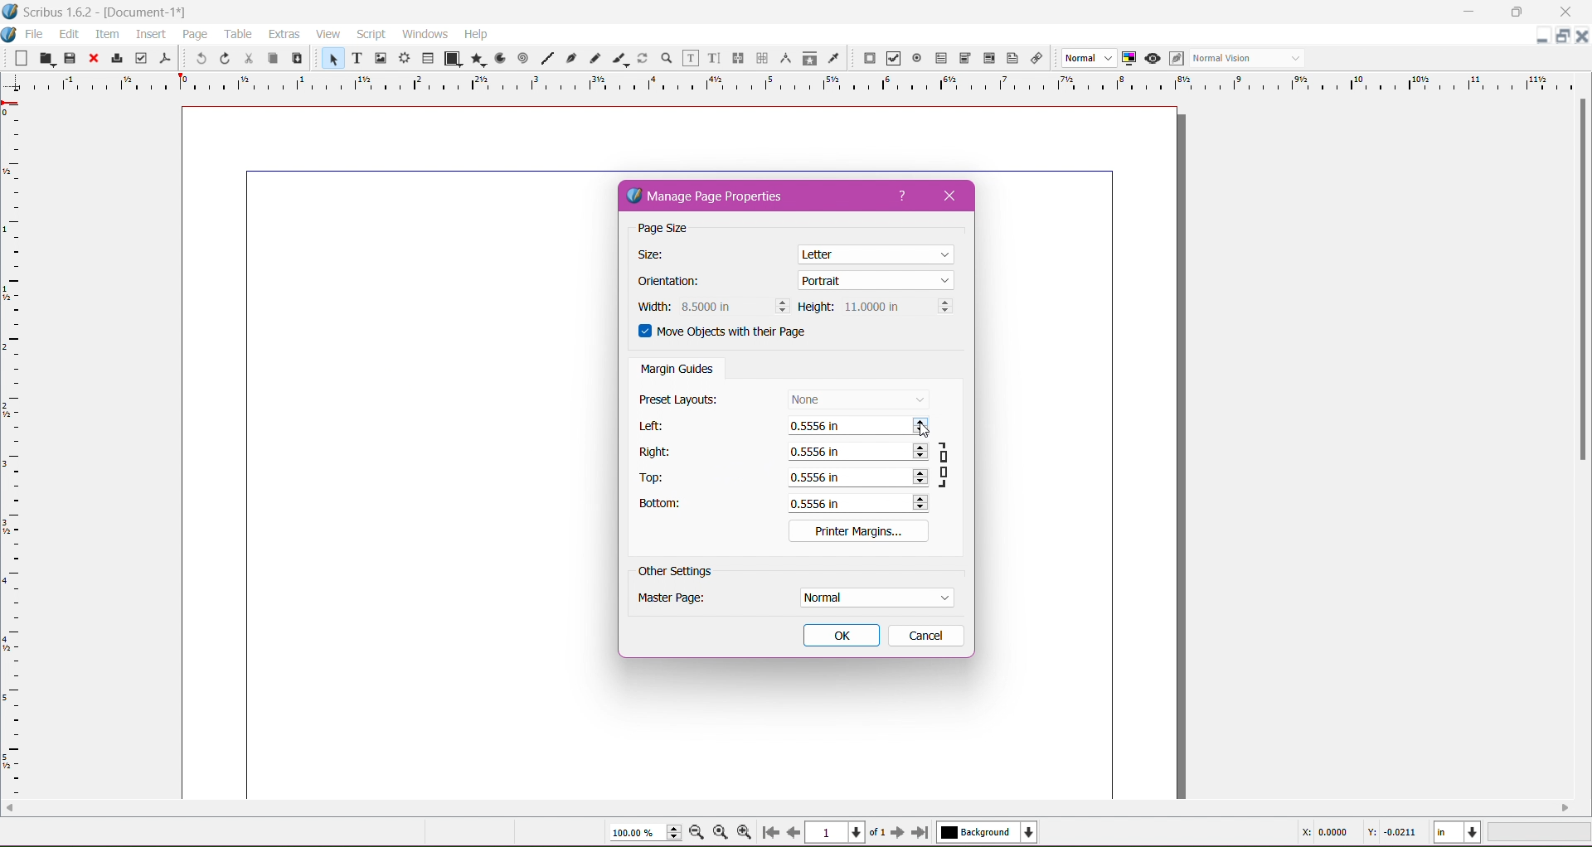 The image size is (1592, 847). I want to click on Minimize, so click(1468, 11).